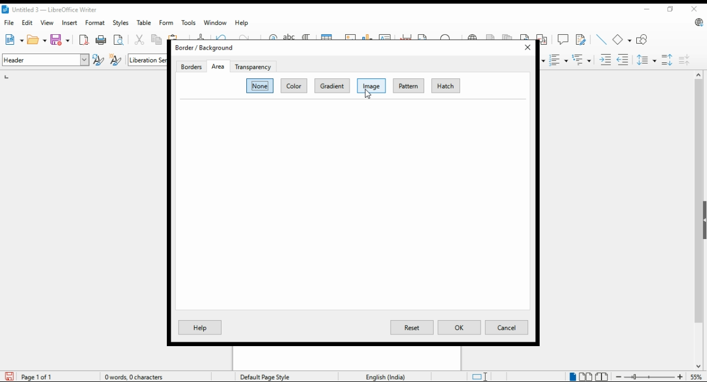 Image resolution: width=707 pixels, height=382 pixels. Describe the element at coordinates (291, 36) in the screenshot. I see `check spelling` at that location.